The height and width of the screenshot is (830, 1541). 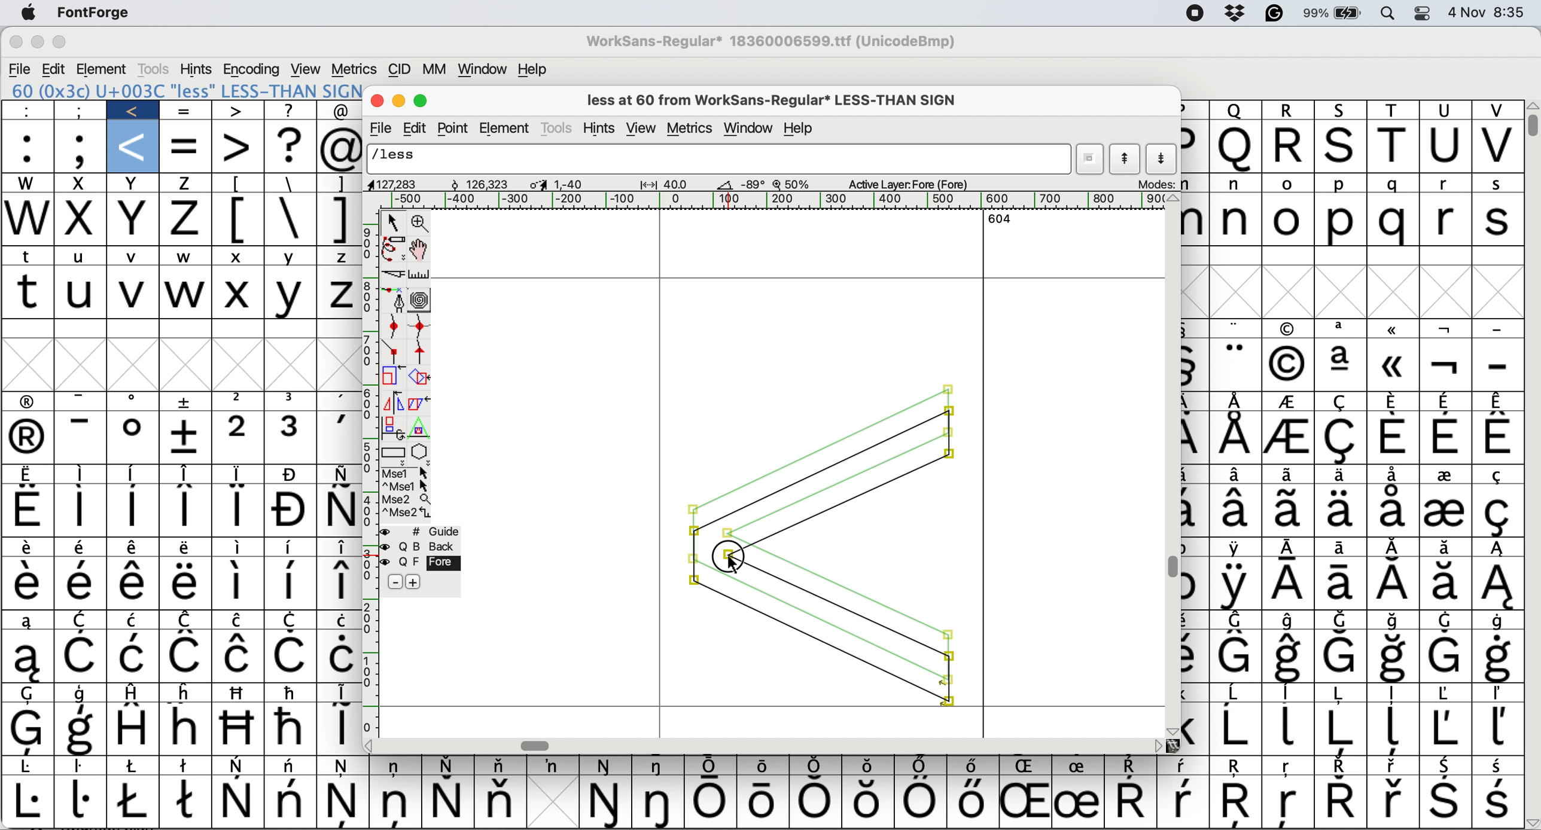 What do you see at coordinates (153, 69) in the screenshot?
I see `tools` at bounding box center [153, 69].